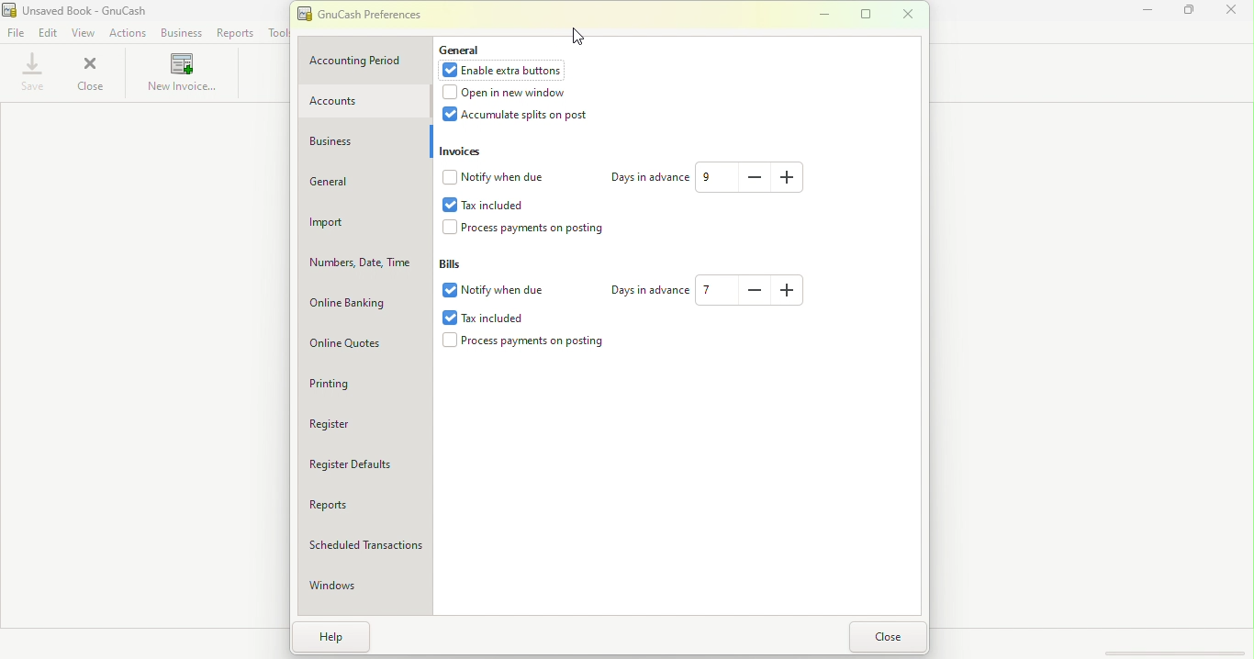  What do you see at coordinates (30, 73) in the screenshot?
I see `Save` at bounding box center [30, 73].